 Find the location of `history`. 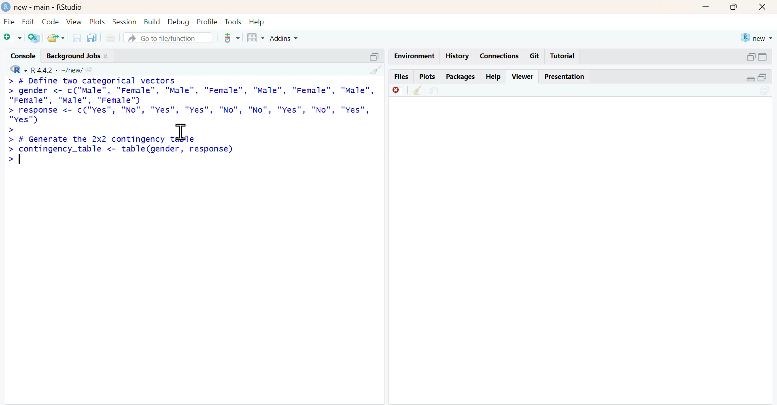

history is located at coordinates (458, 55).